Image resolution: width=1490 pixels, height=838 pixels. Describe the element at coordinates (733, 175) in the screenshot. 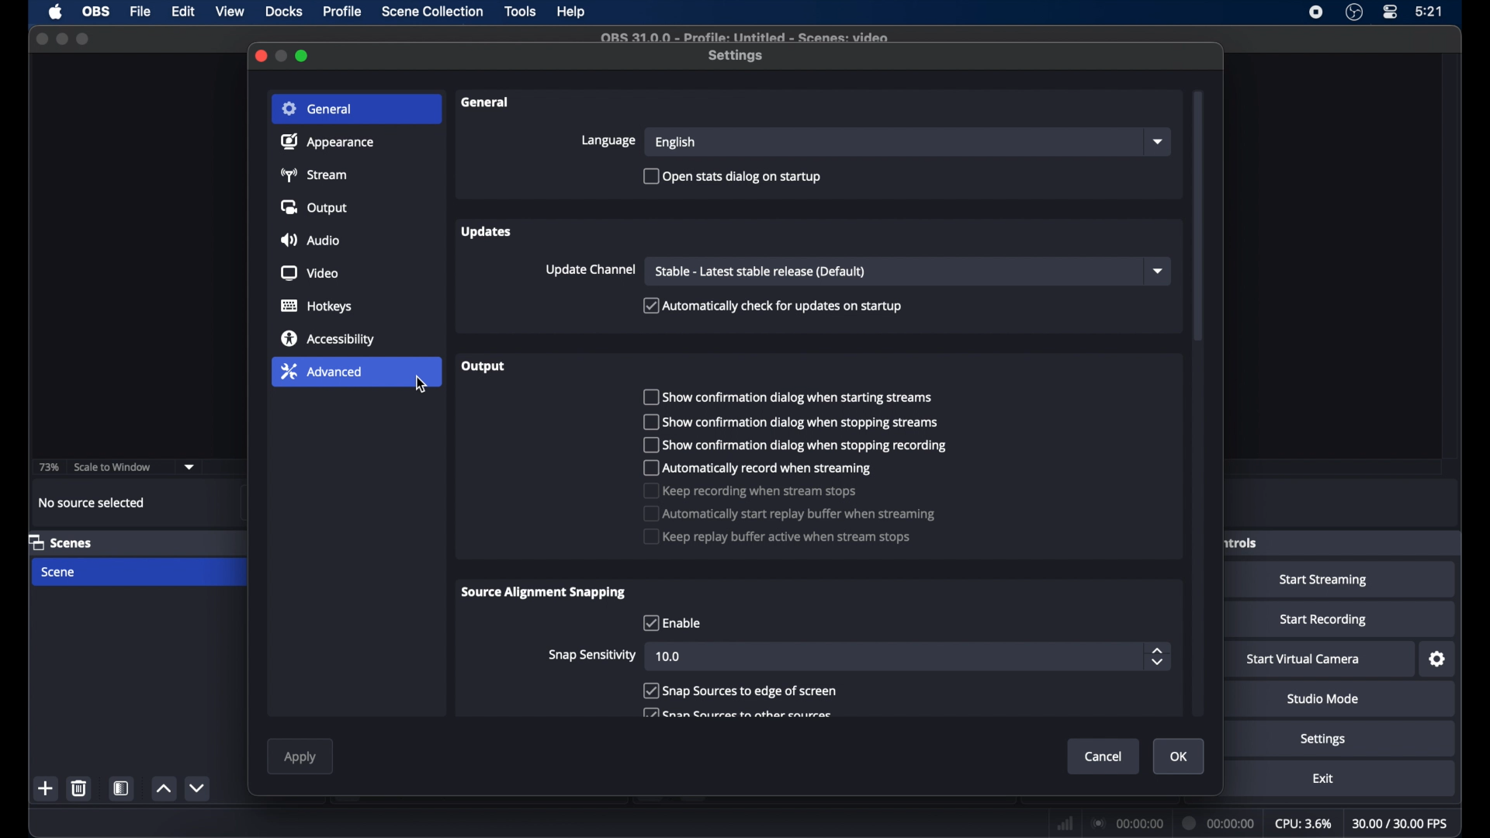

I see `open stats dialog on start up` at that location.